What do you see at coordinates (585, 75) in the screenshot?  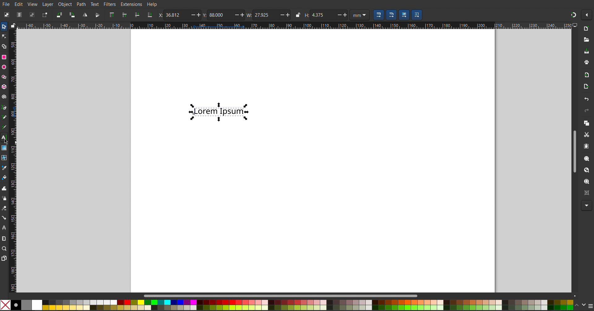 I see `Import a Bitmap or SVG` at bounding box center [585, 75].